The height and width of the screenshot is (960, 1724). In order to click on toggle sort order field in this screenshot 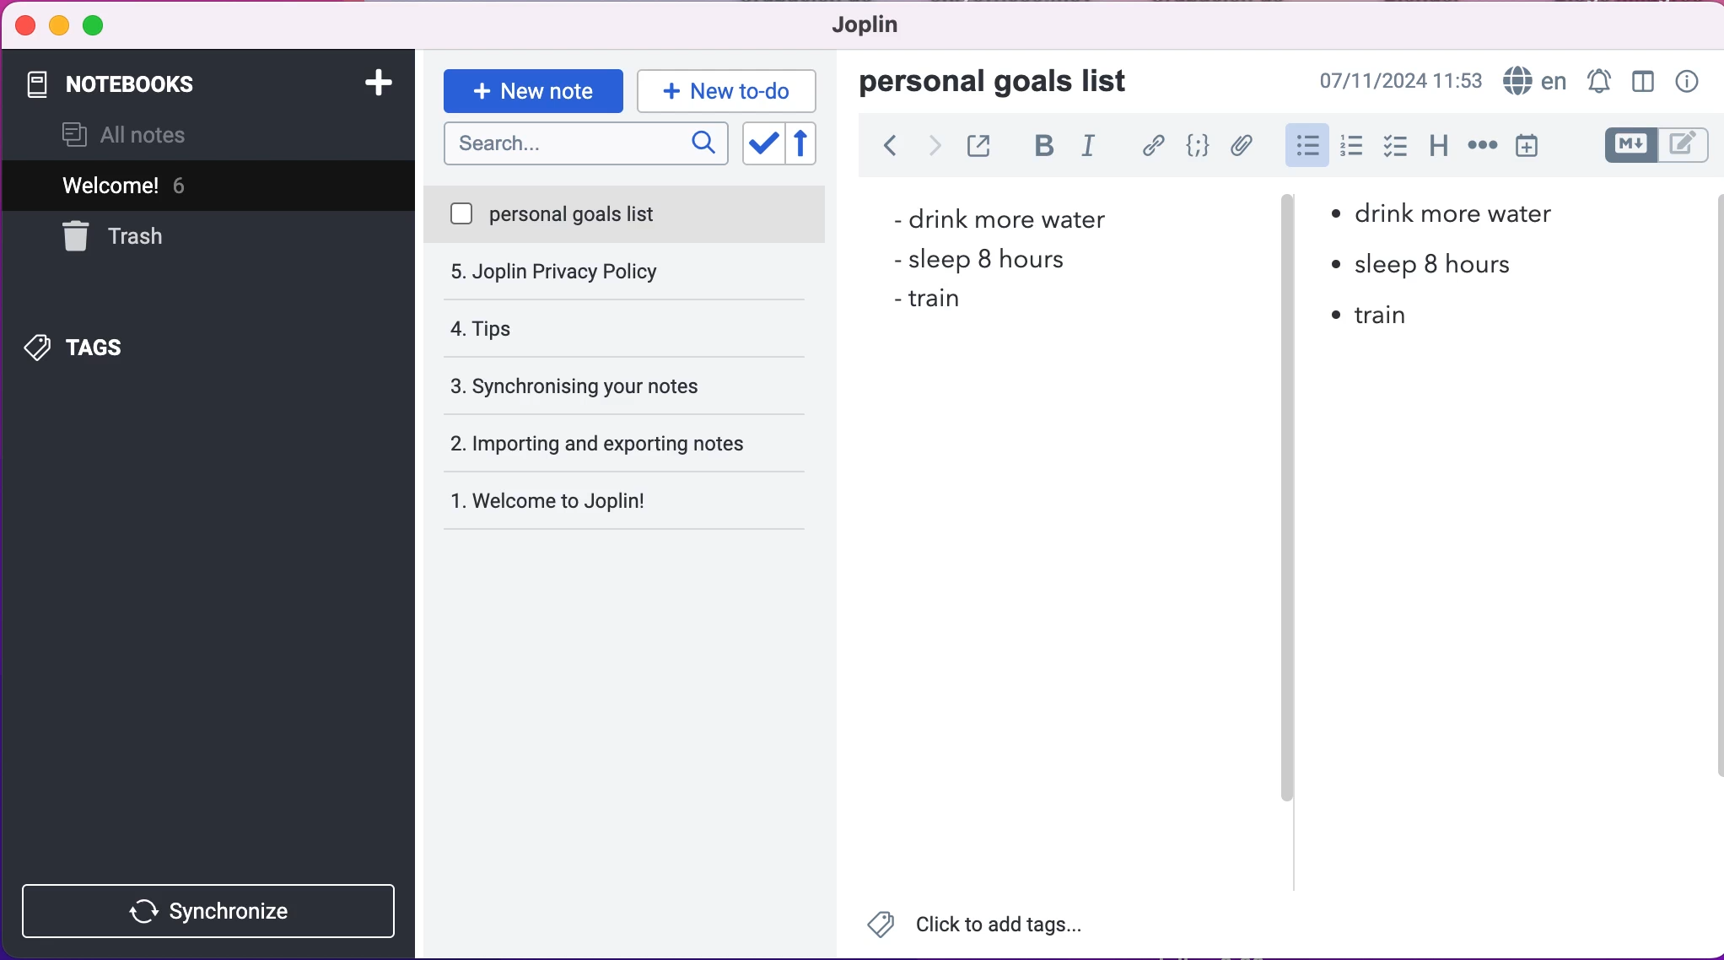, I will do `click(761, 144)`.